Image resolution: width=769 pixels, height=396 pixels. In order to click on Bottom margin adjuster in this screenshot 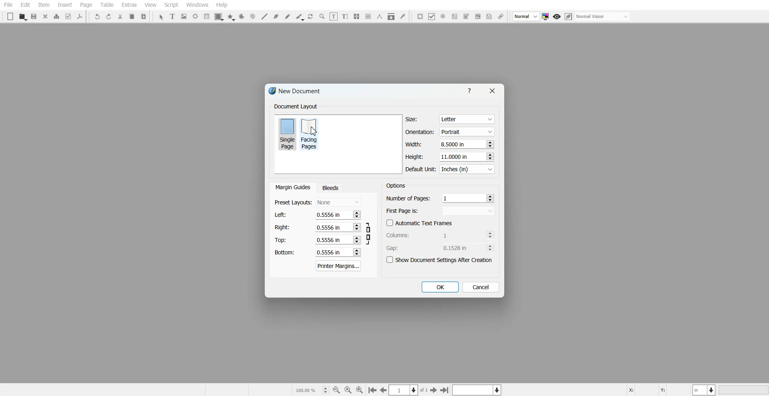, I will do `click(317, 252)`.